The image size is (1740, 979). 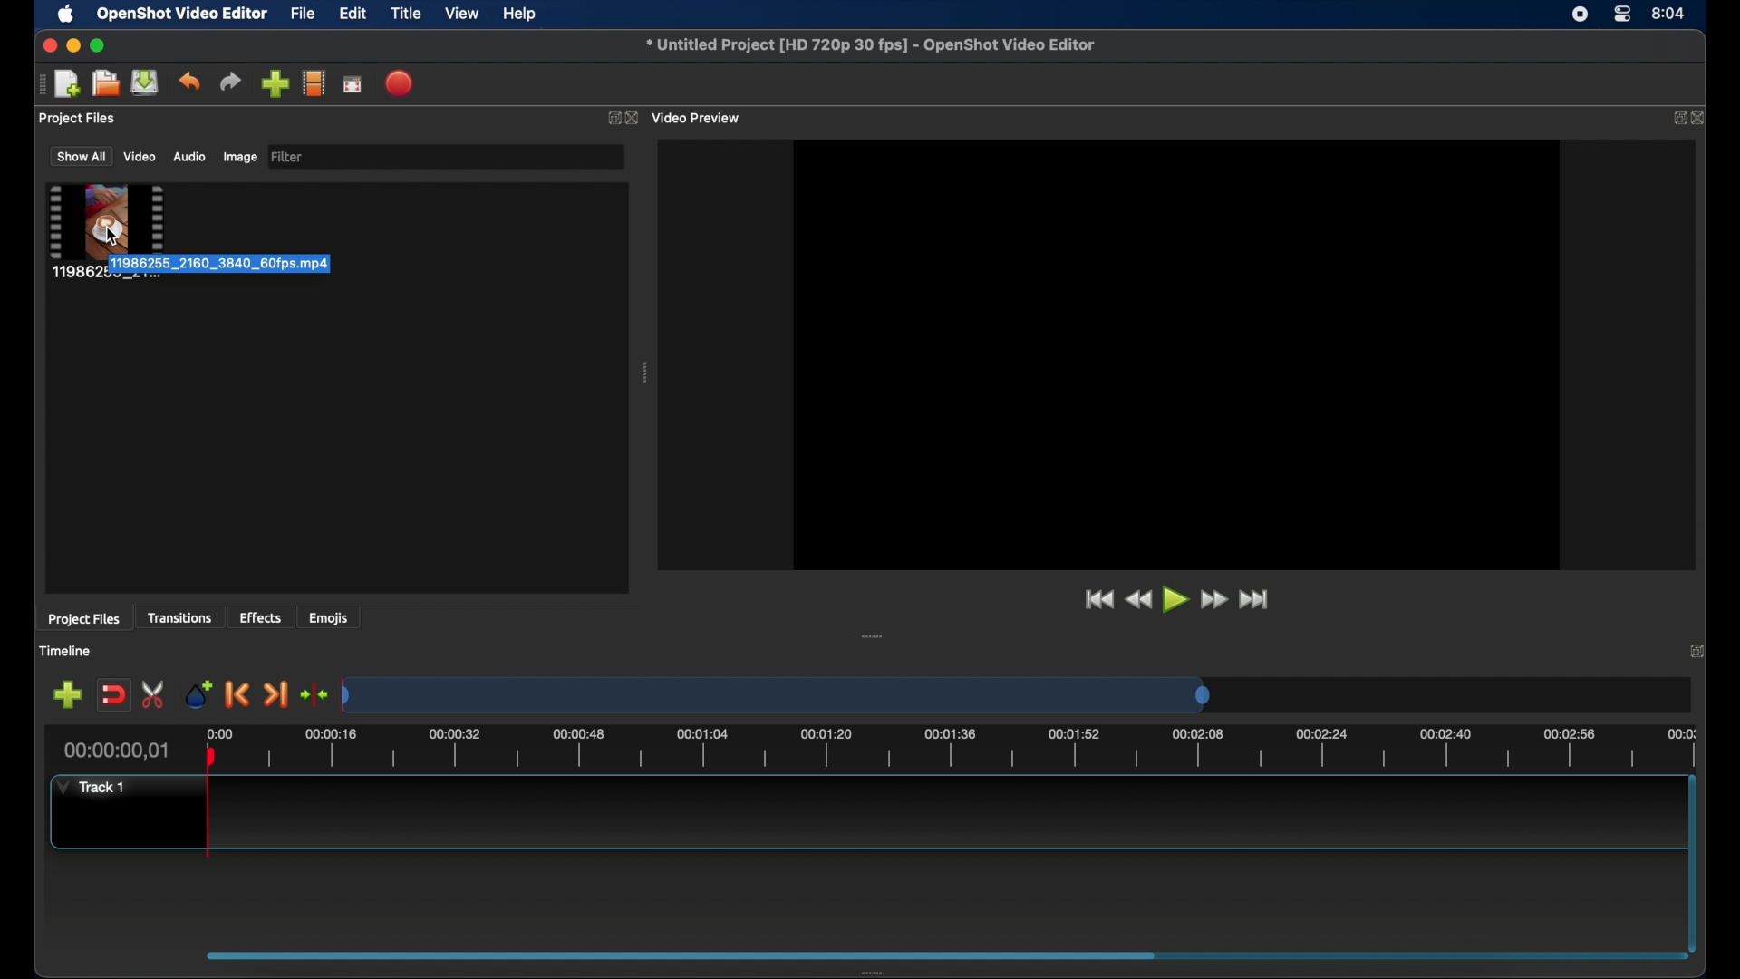 What do you see at coordinates (288, 157) in the screenshot?
I see `filter` at bounding box center [288, 157].